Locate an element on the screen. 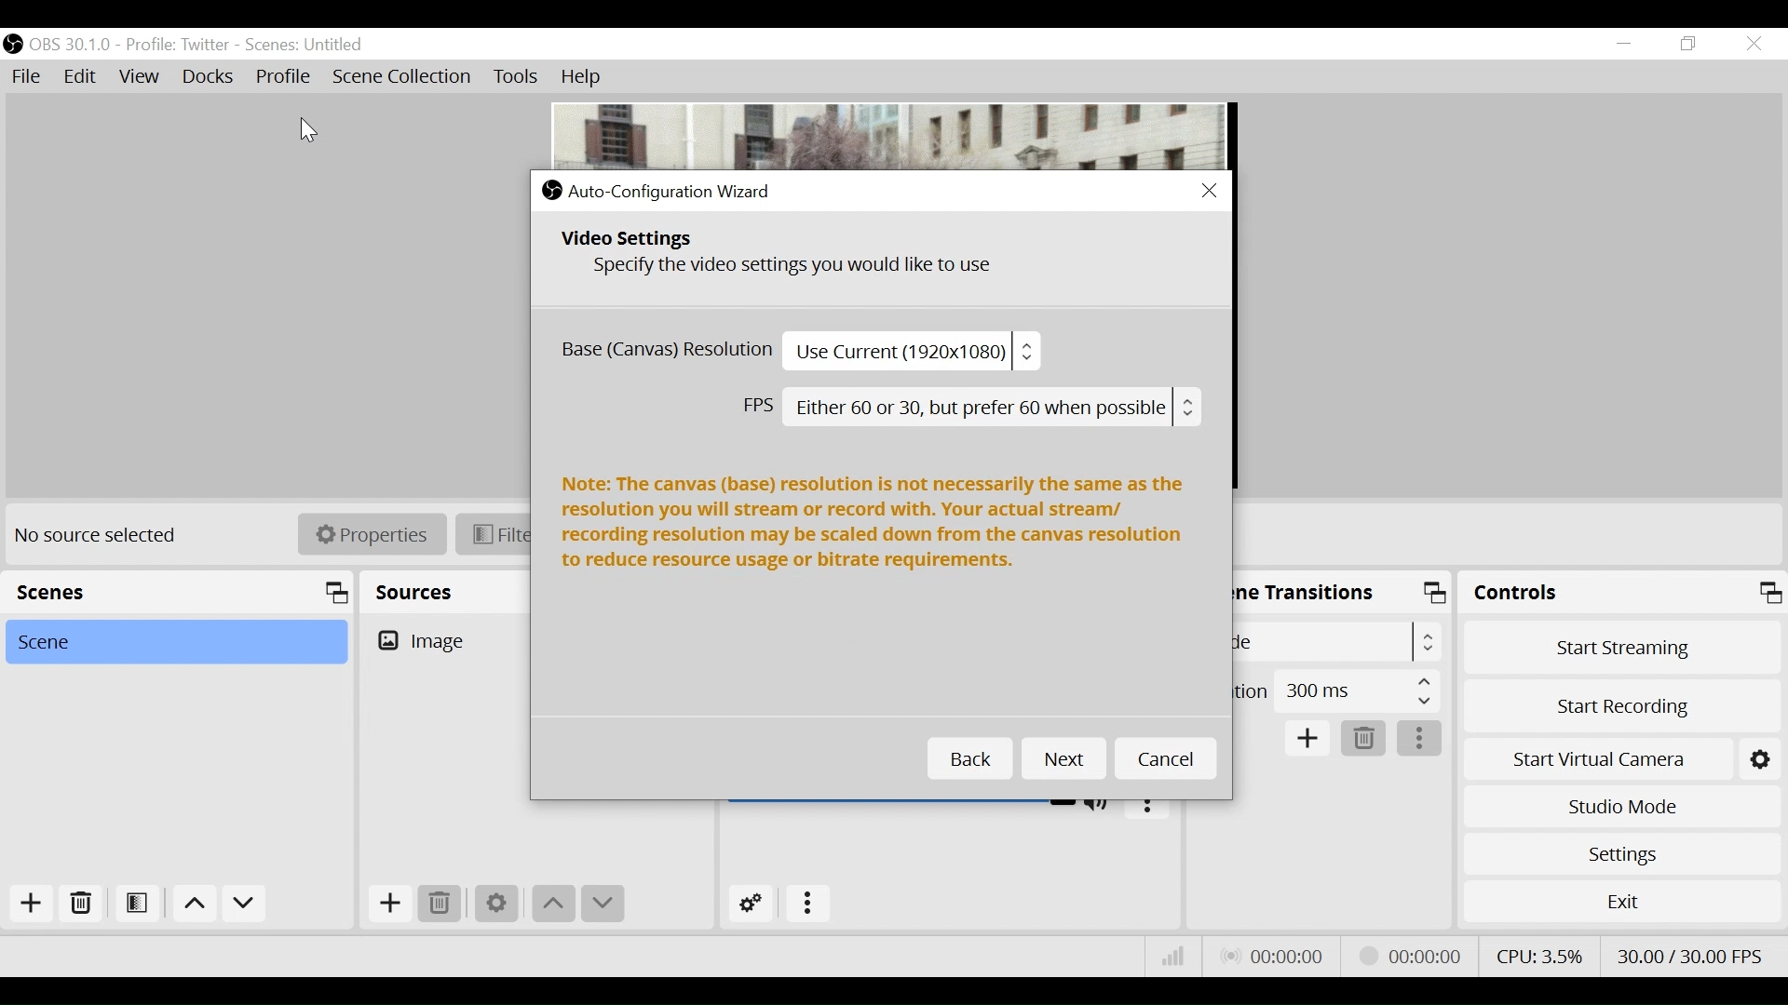 This screenshot has height=1005, width=1788. Close is located at coordinates (1753, 43).